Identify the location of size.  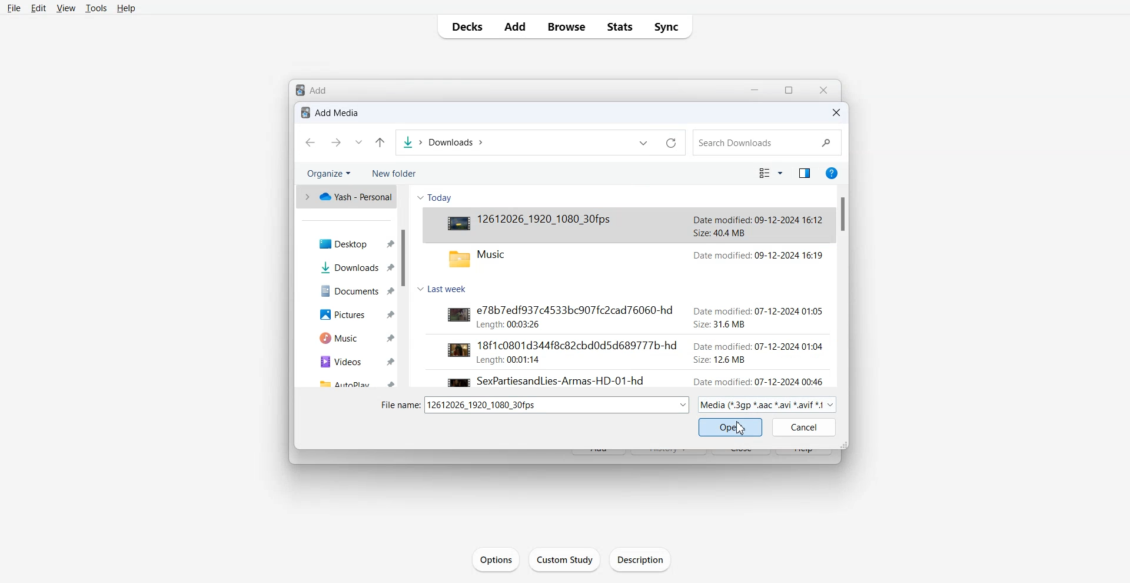
(720, 324).